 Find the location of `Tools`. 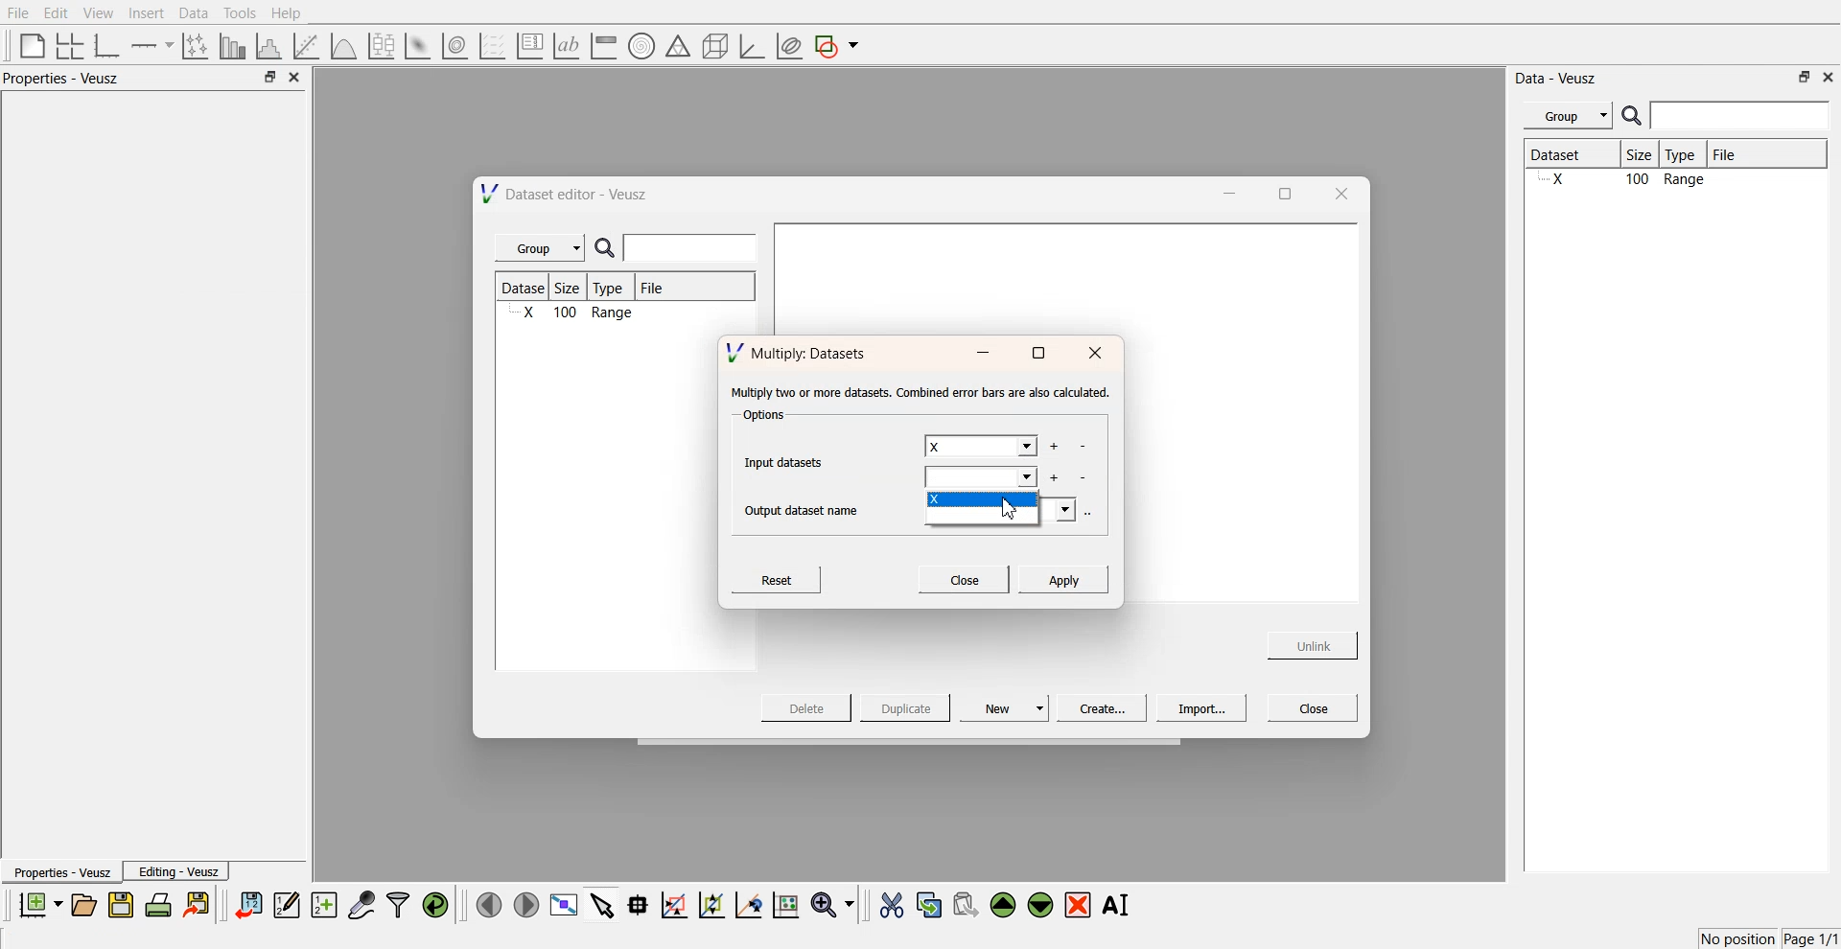

Tools is located at coordinates (238, 12).